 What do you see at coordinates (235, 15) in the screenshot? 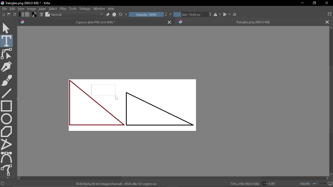
I see `Wrap around mode` at bounding box center [235, 15].